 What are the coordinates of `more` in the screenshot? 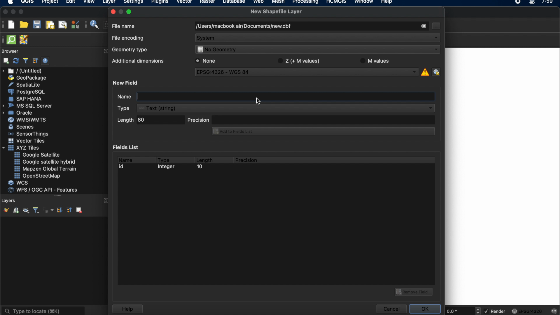 It's located at (58, 196).